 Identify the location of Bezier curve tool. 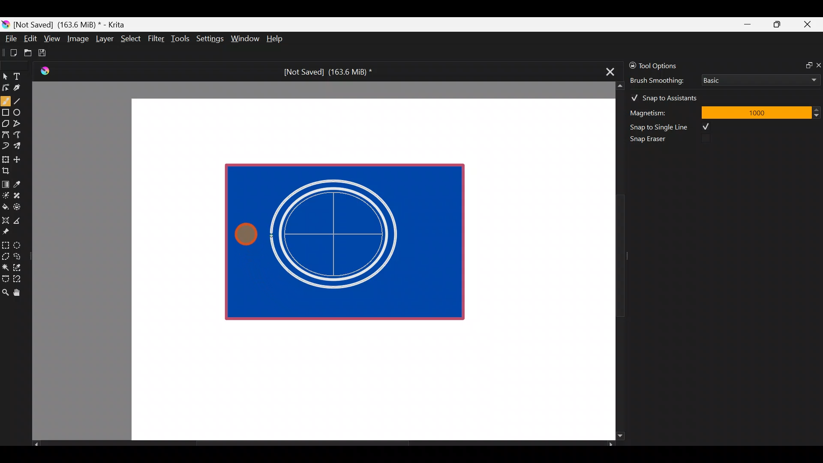
(5, 135).